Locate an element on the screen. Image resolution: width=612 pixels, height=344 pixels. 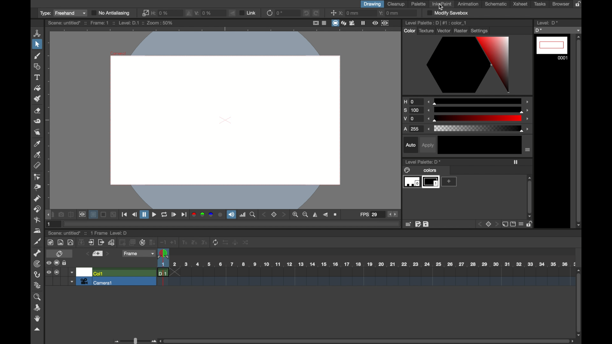
center is located at coordinates (332, 13).